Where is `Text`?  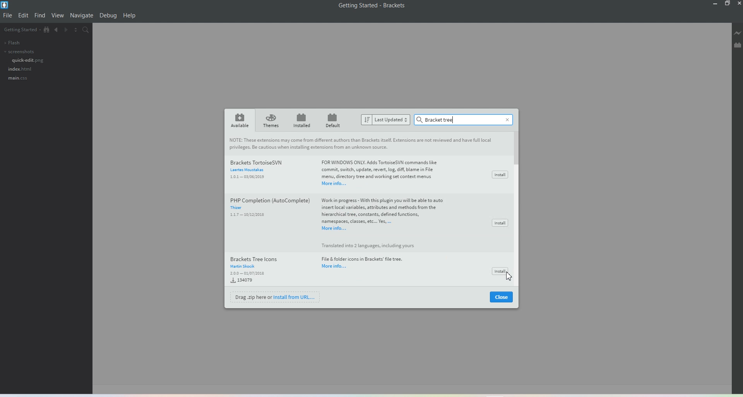 Text is located at coordinates (437, 119).